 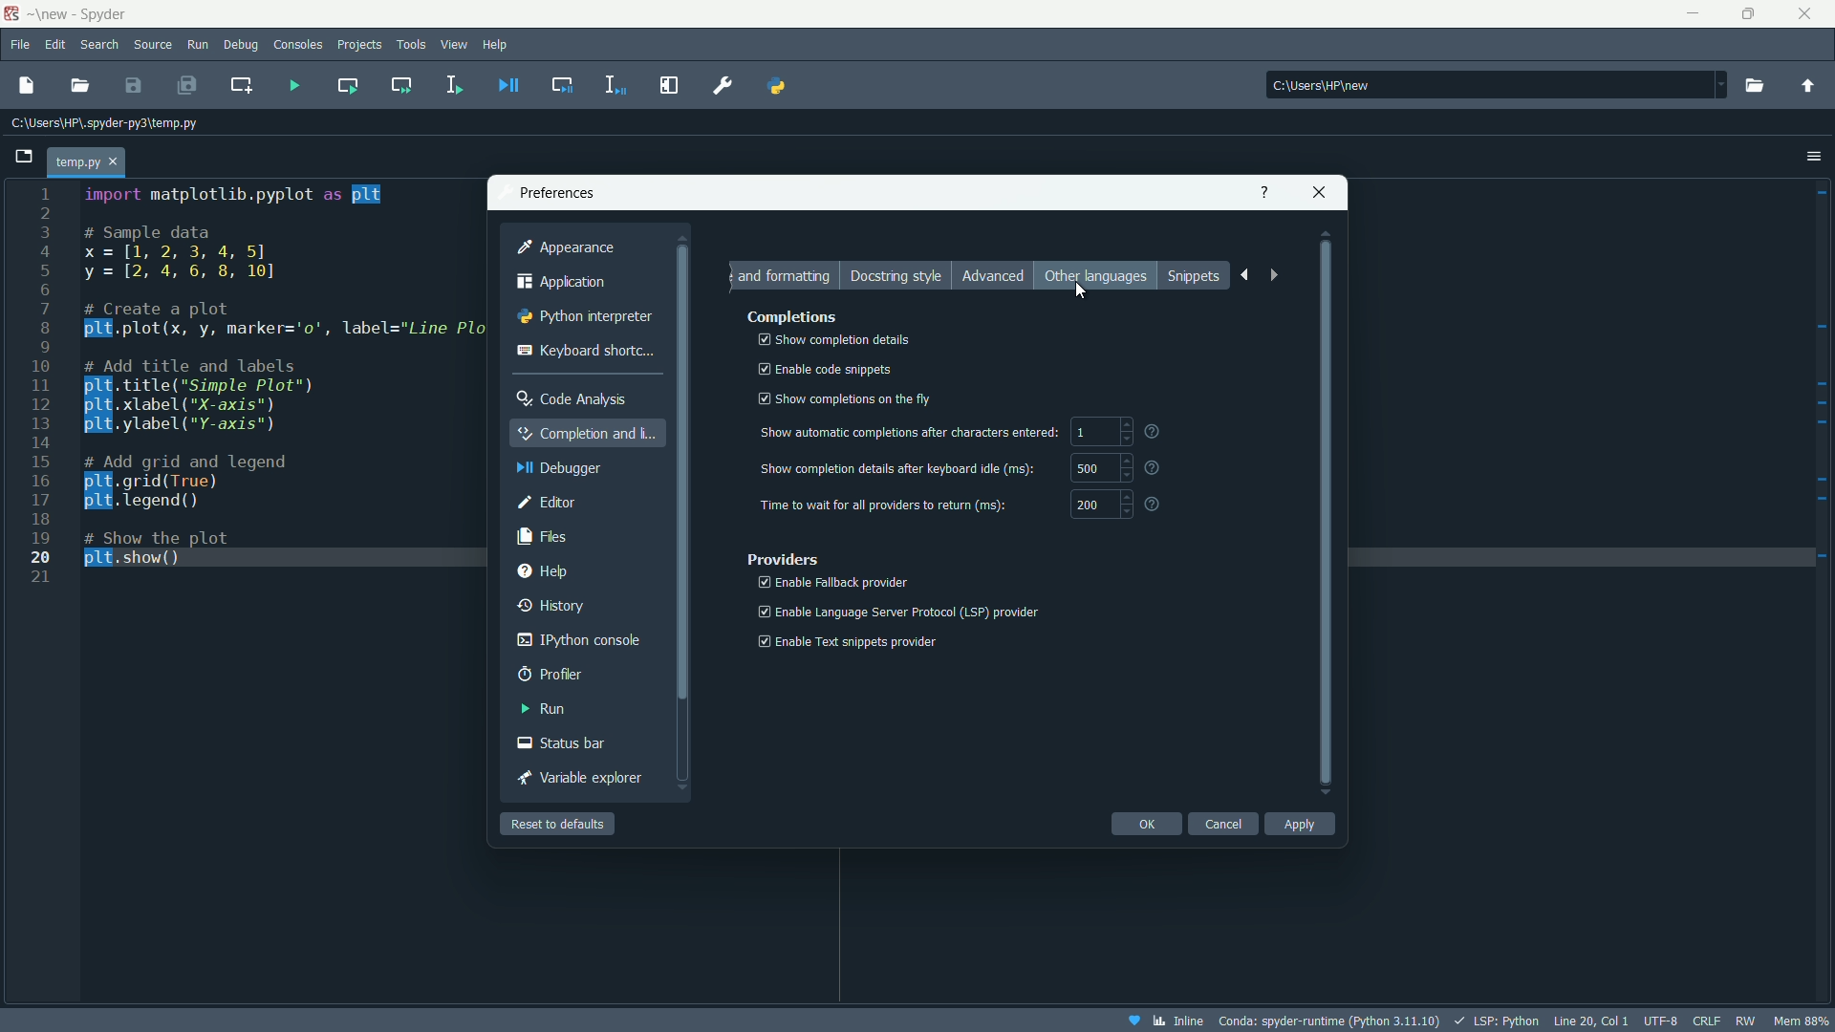 I want to click on 200, so click(x=1089, y=506).